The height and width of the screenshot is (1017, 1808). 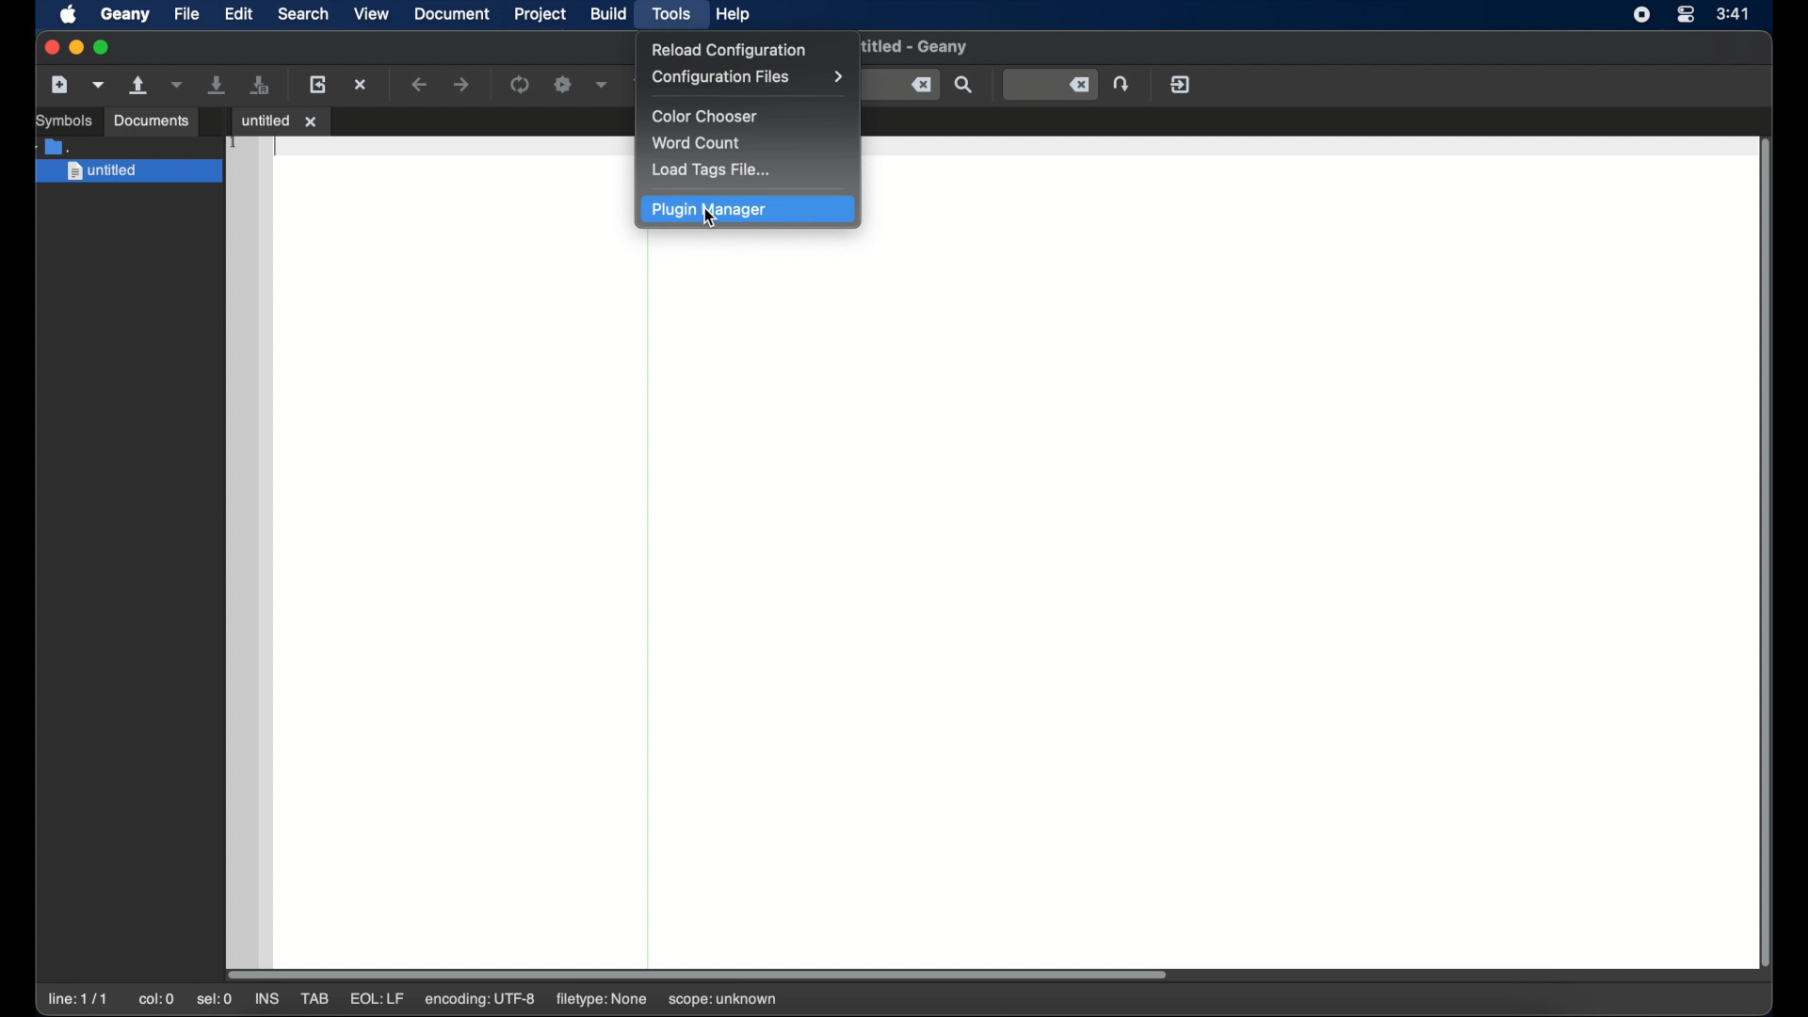 What do you see at coordinates (234, 143) in the screenshot?
I see `1` at bounding box center [234, 143].